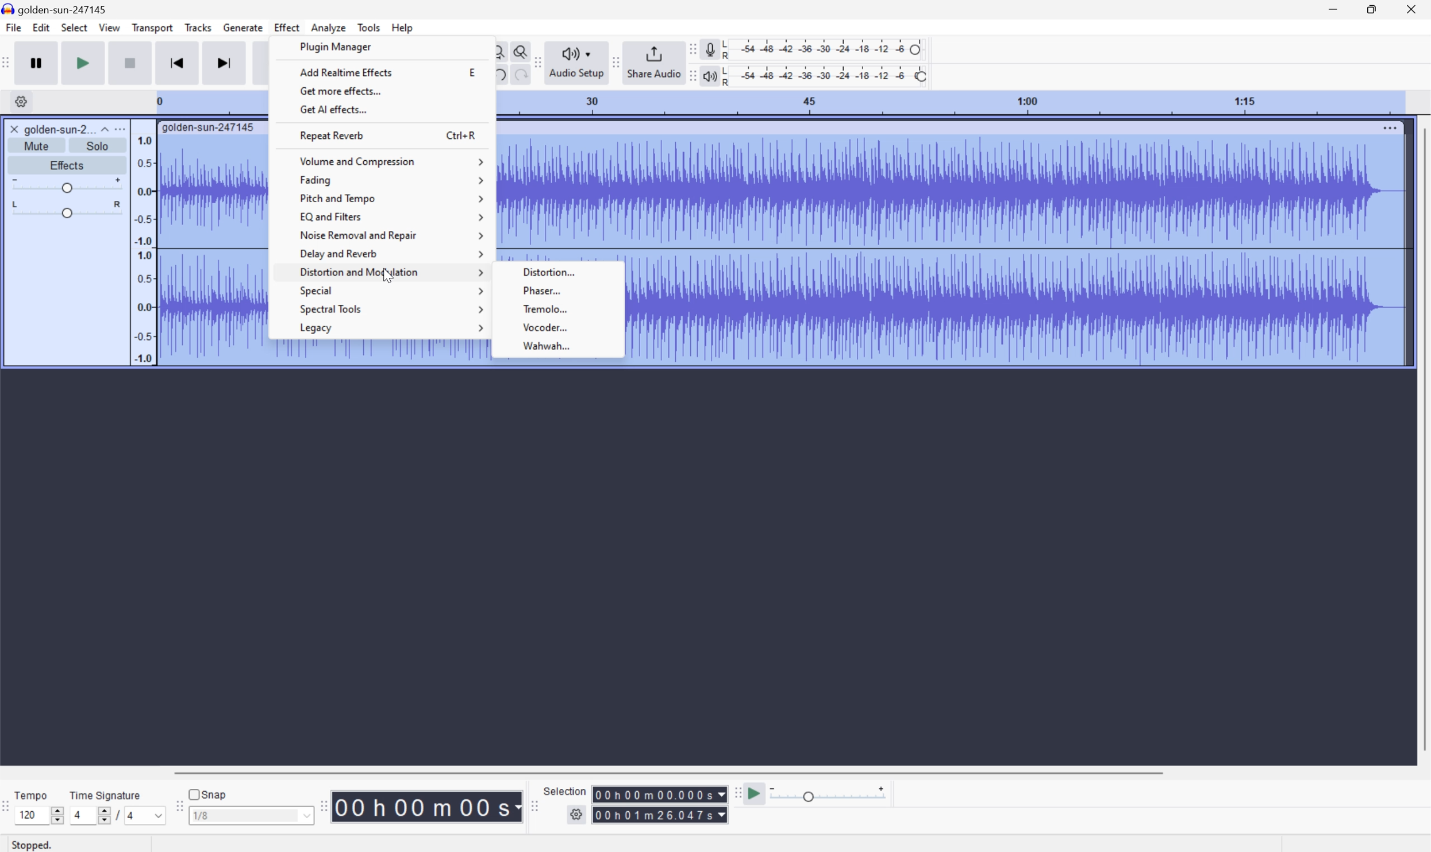  I want to click on golden-sun-247145, so click(57, 9).